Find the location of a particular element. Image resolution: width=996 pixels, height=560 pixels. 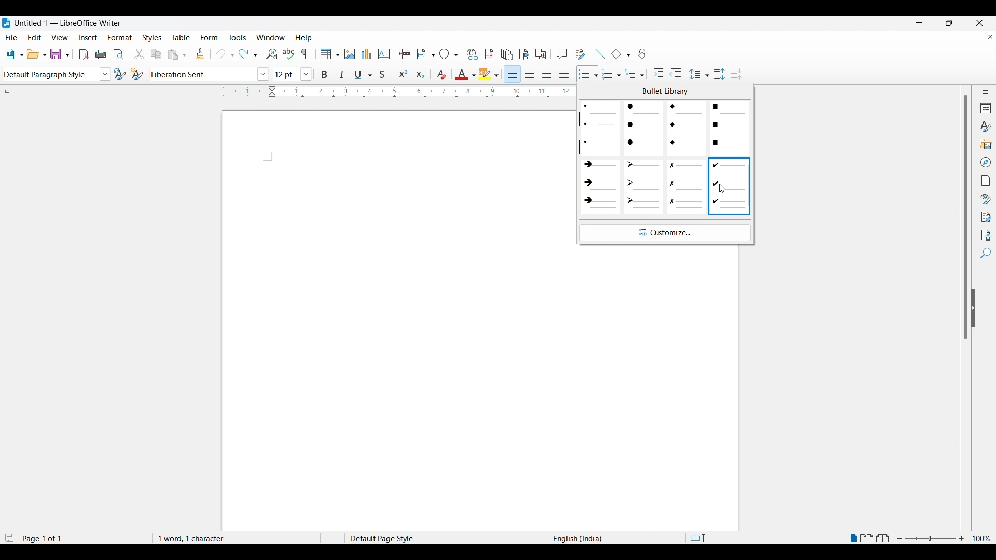

maximise is located at coordinates (947, 22).